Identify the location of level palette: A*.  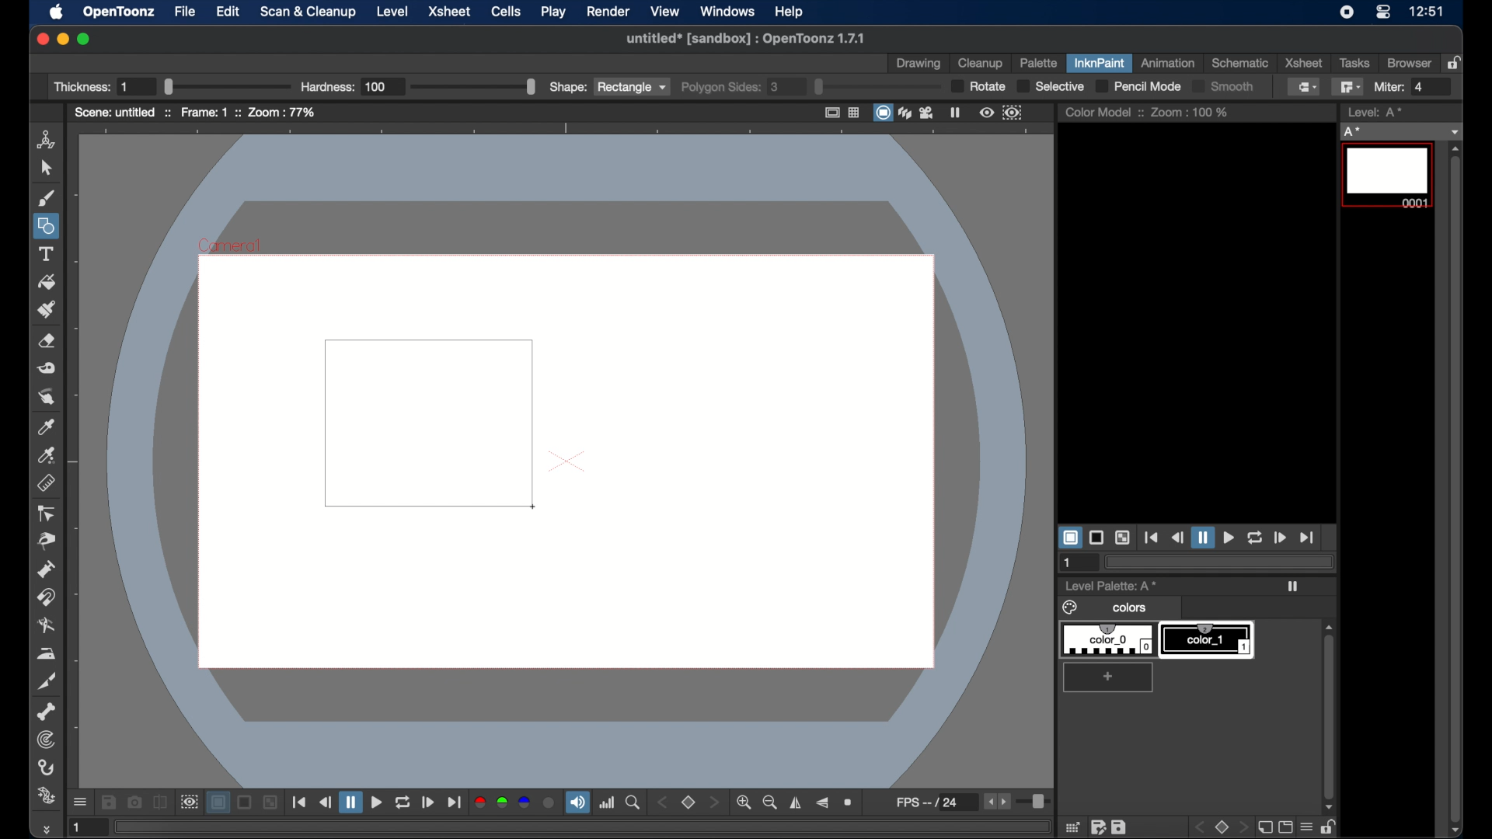
(1112, 585).